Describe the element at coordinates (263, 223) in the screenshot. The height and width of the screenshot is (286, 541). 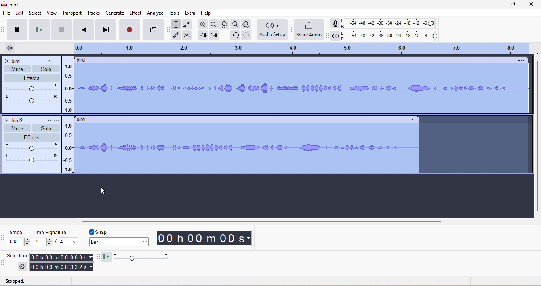
I see `horizontal scroll bar` at that location.